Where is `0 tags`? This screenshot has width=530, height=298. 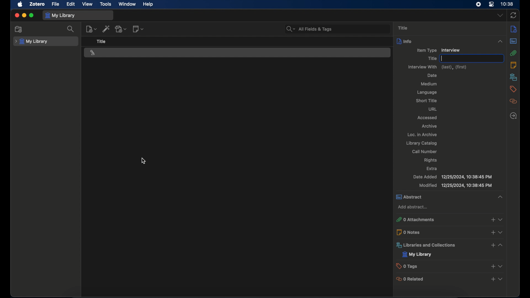 0 tags is located at coordinates (409, 267).